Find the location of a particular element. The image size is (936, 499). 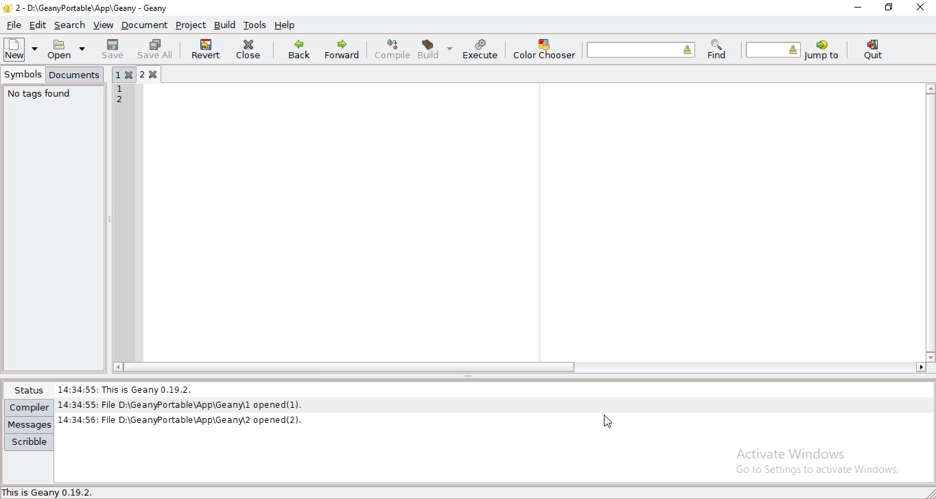

Activate Windows is located at coordinates (795, 452).